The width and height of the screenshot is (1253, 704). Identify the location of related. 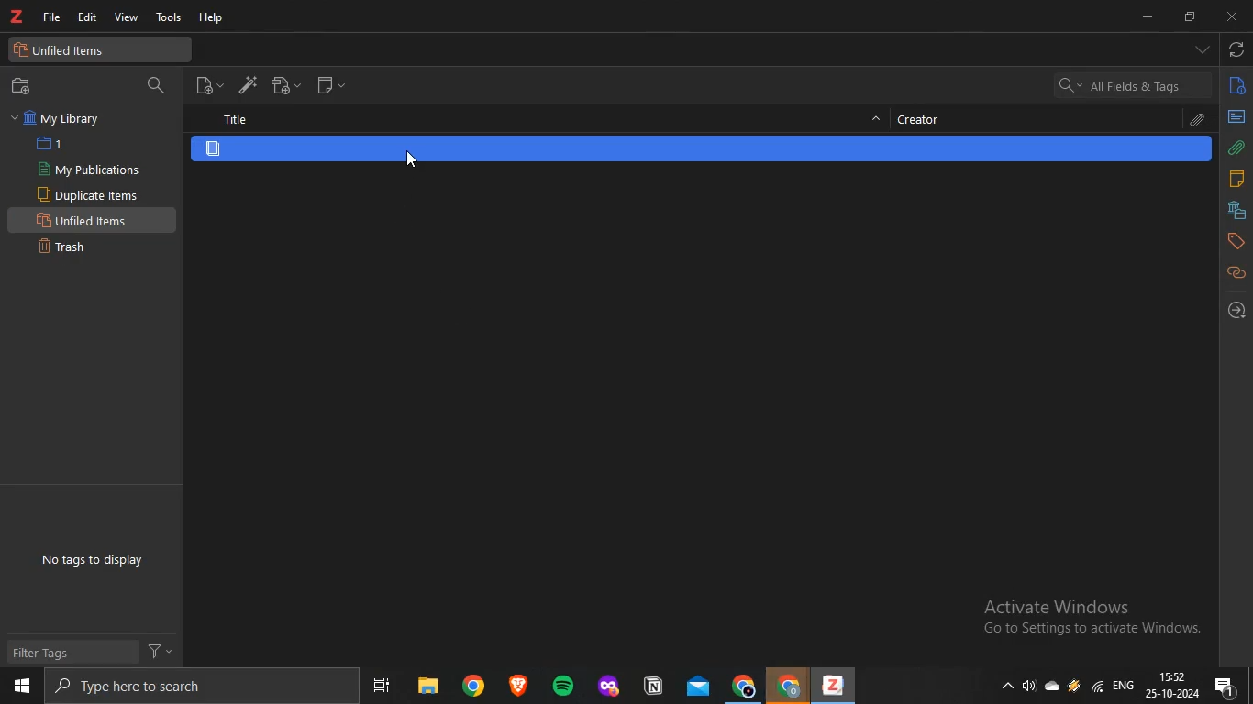
(1236, 273).